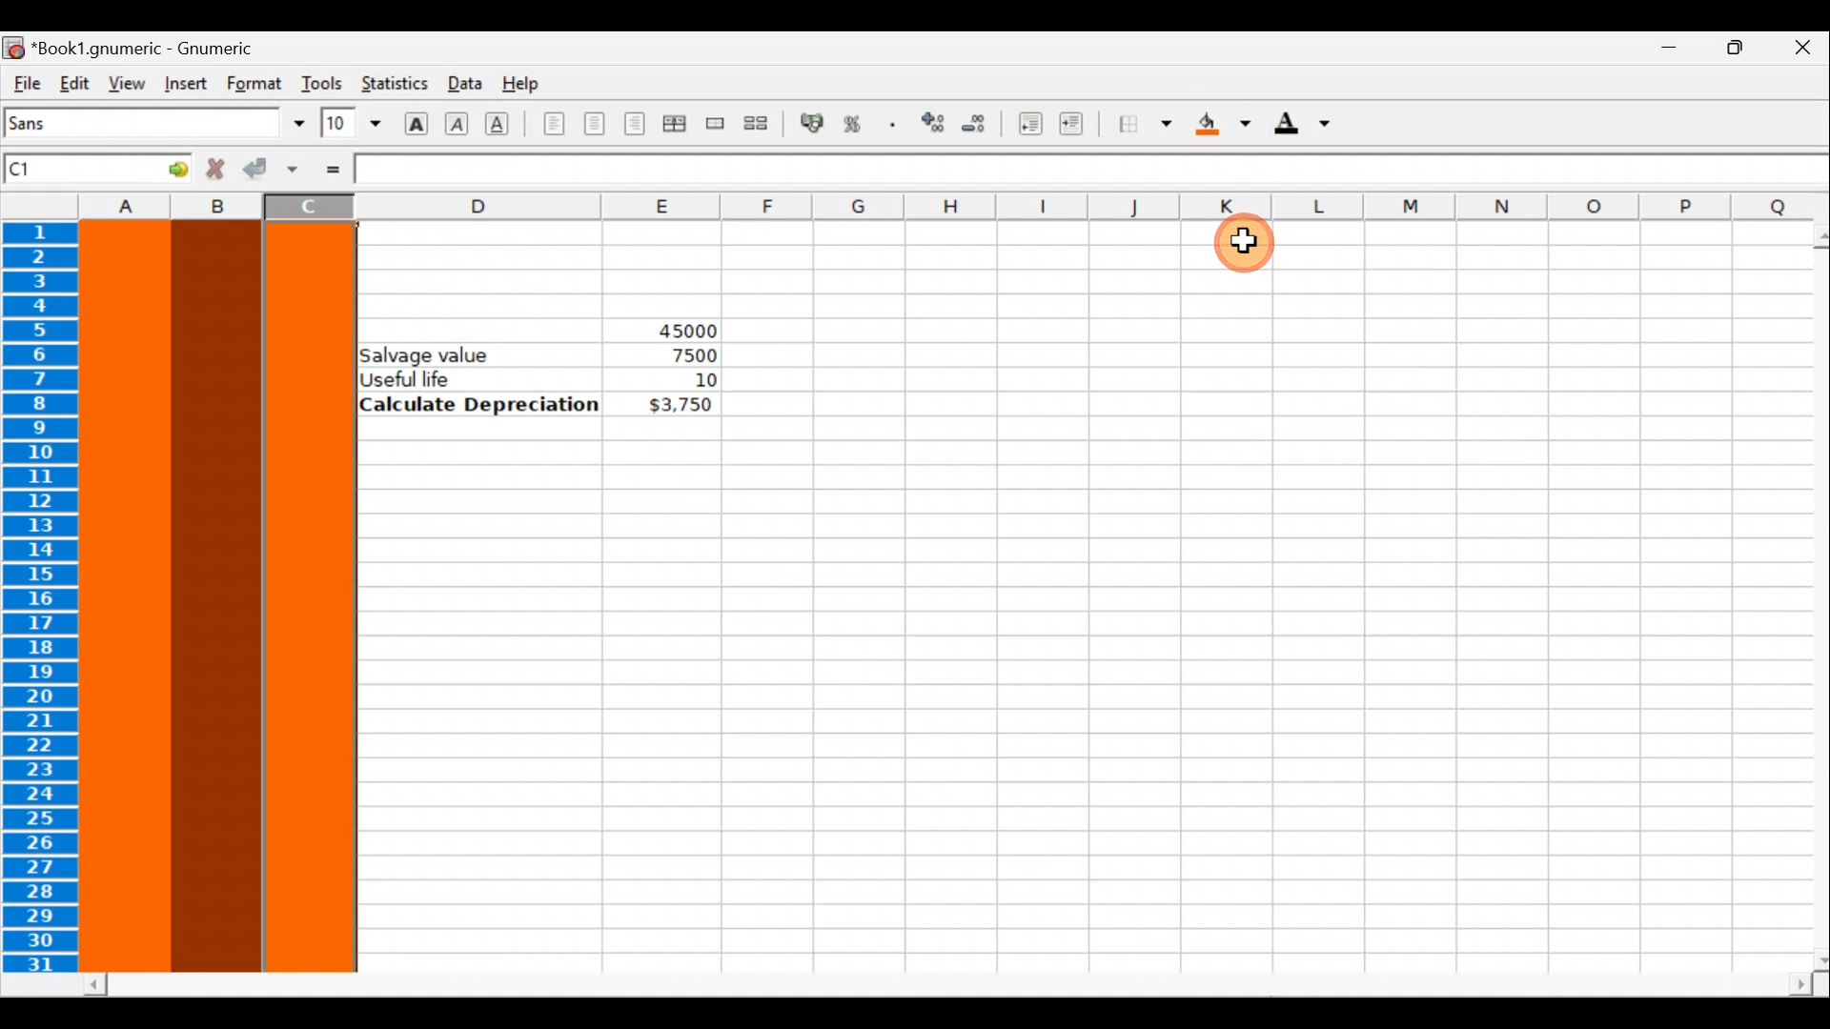  Describe the element at coordinates (185, 84) in the screenshot. I see `Insert` at that location.